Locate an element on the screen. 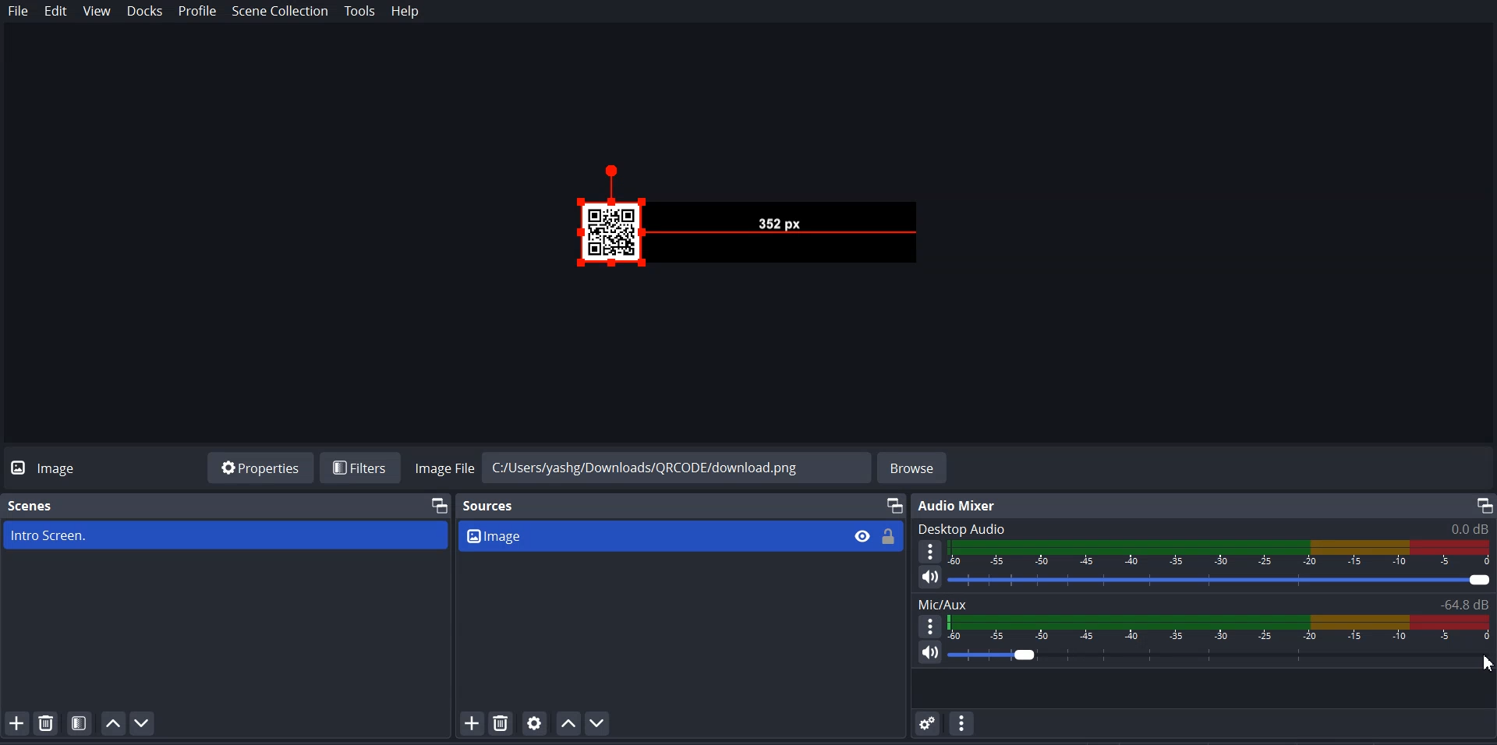  Docks is located at coordinates (144, 11).